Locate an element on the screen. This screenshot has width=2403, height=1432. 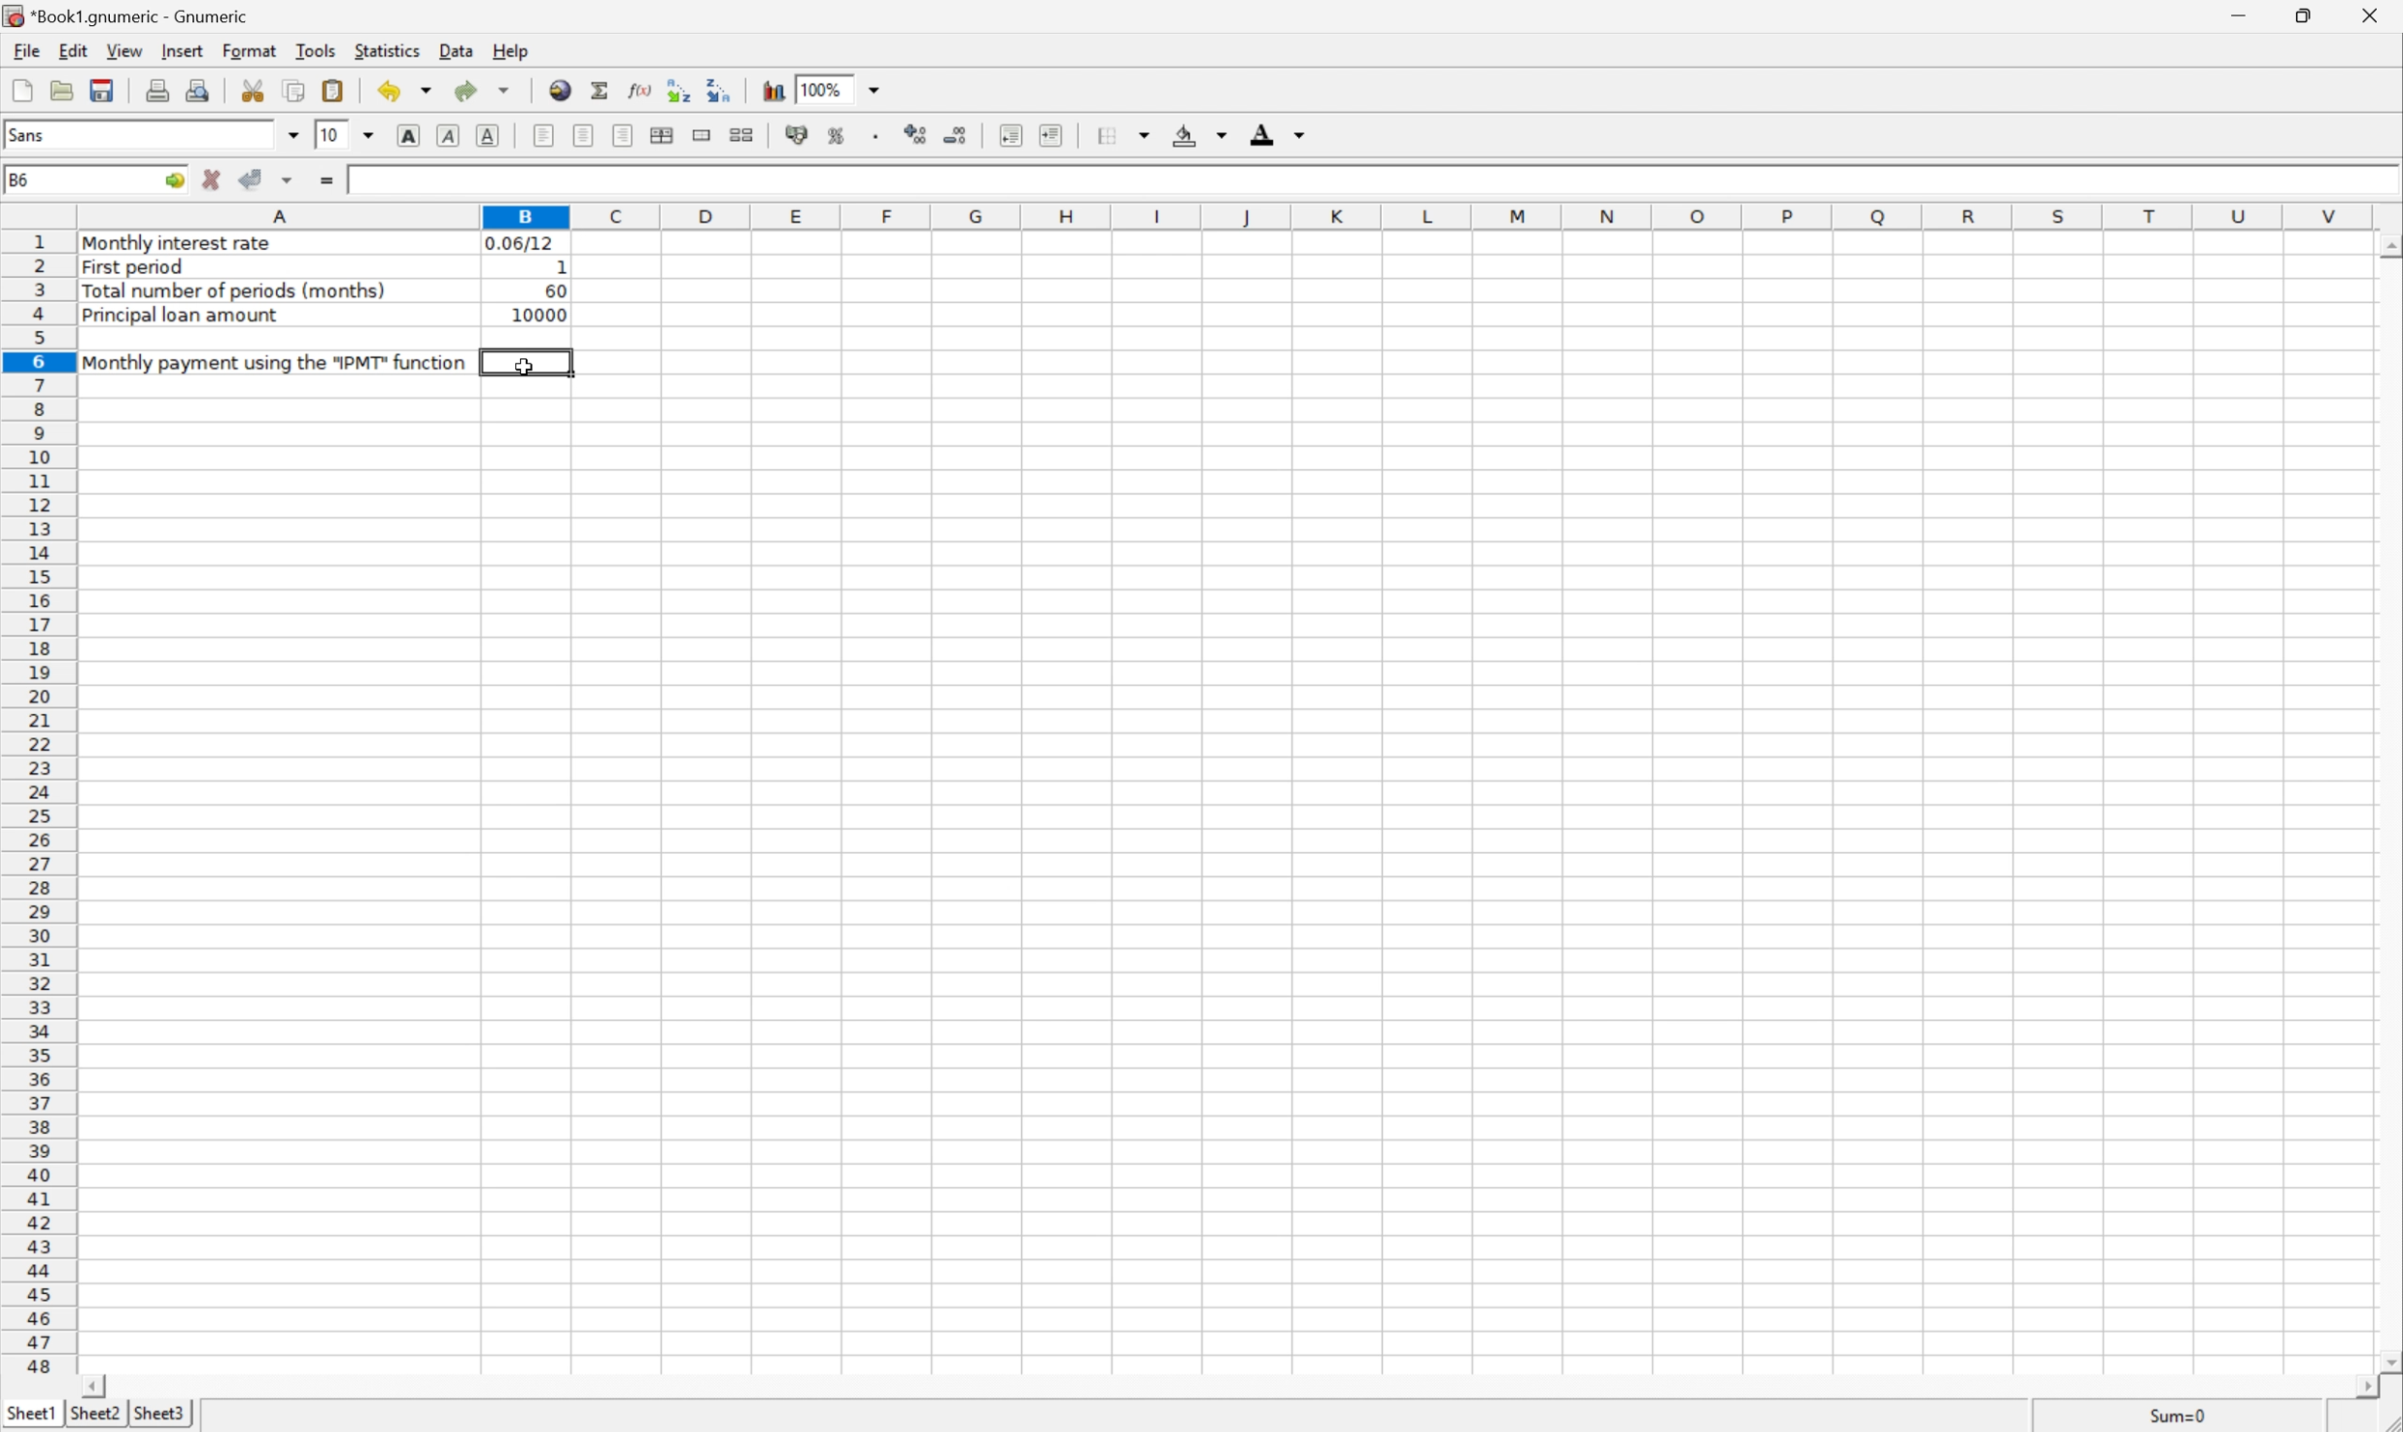
Center horizontally across selection is located at coordinates (664, 136).